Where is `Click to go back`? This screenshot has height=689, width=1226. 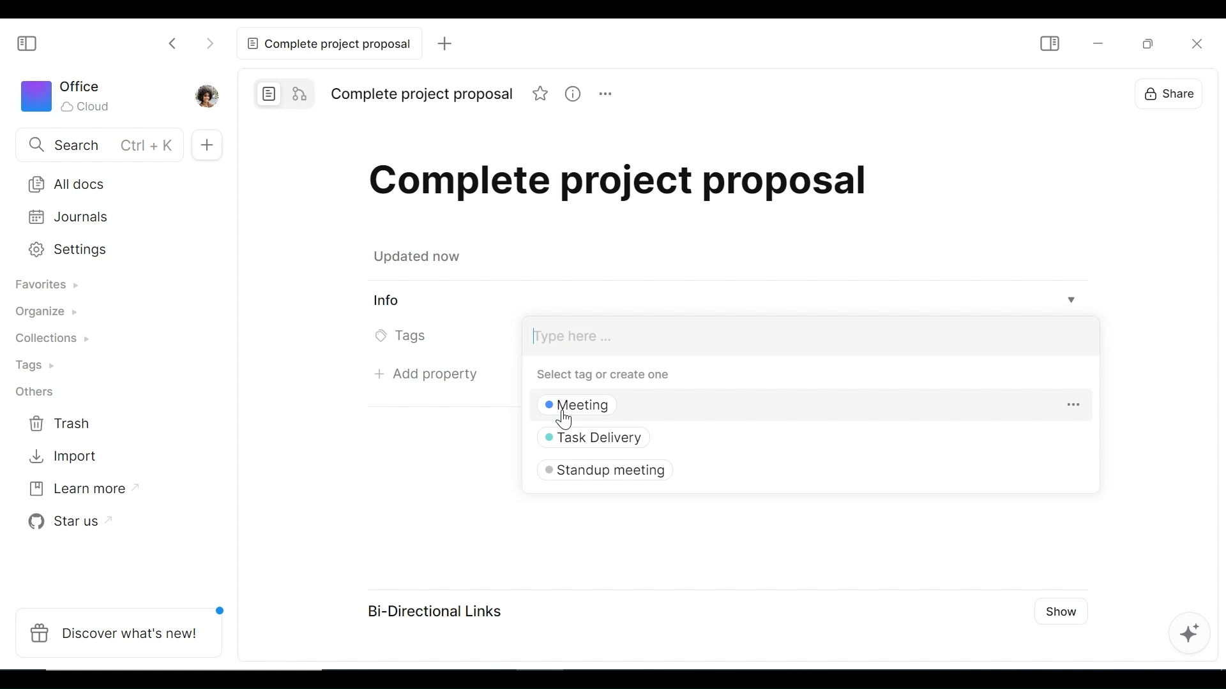
Click to go back is located at coordinates (167, 44).